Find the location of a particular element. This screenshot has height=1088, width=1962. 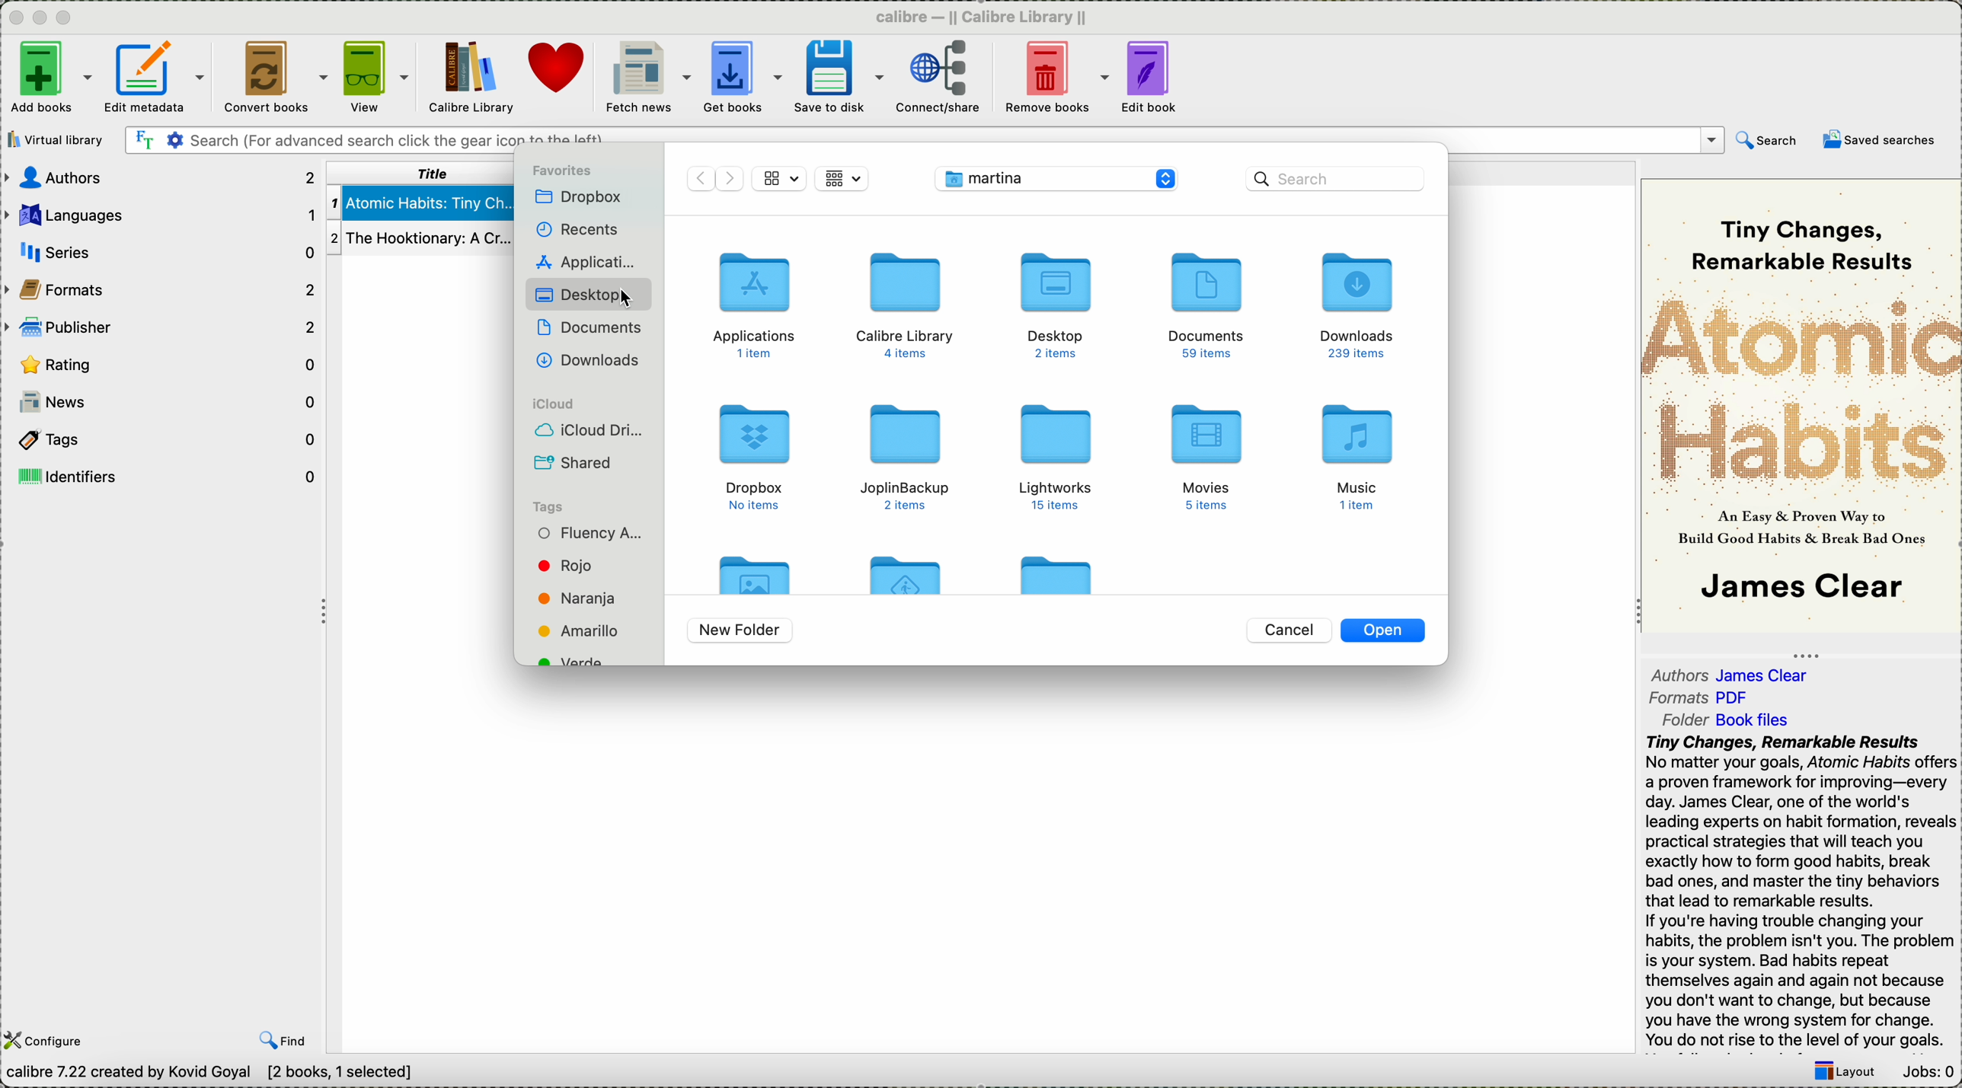

applications is located at coordinates (756, 302).